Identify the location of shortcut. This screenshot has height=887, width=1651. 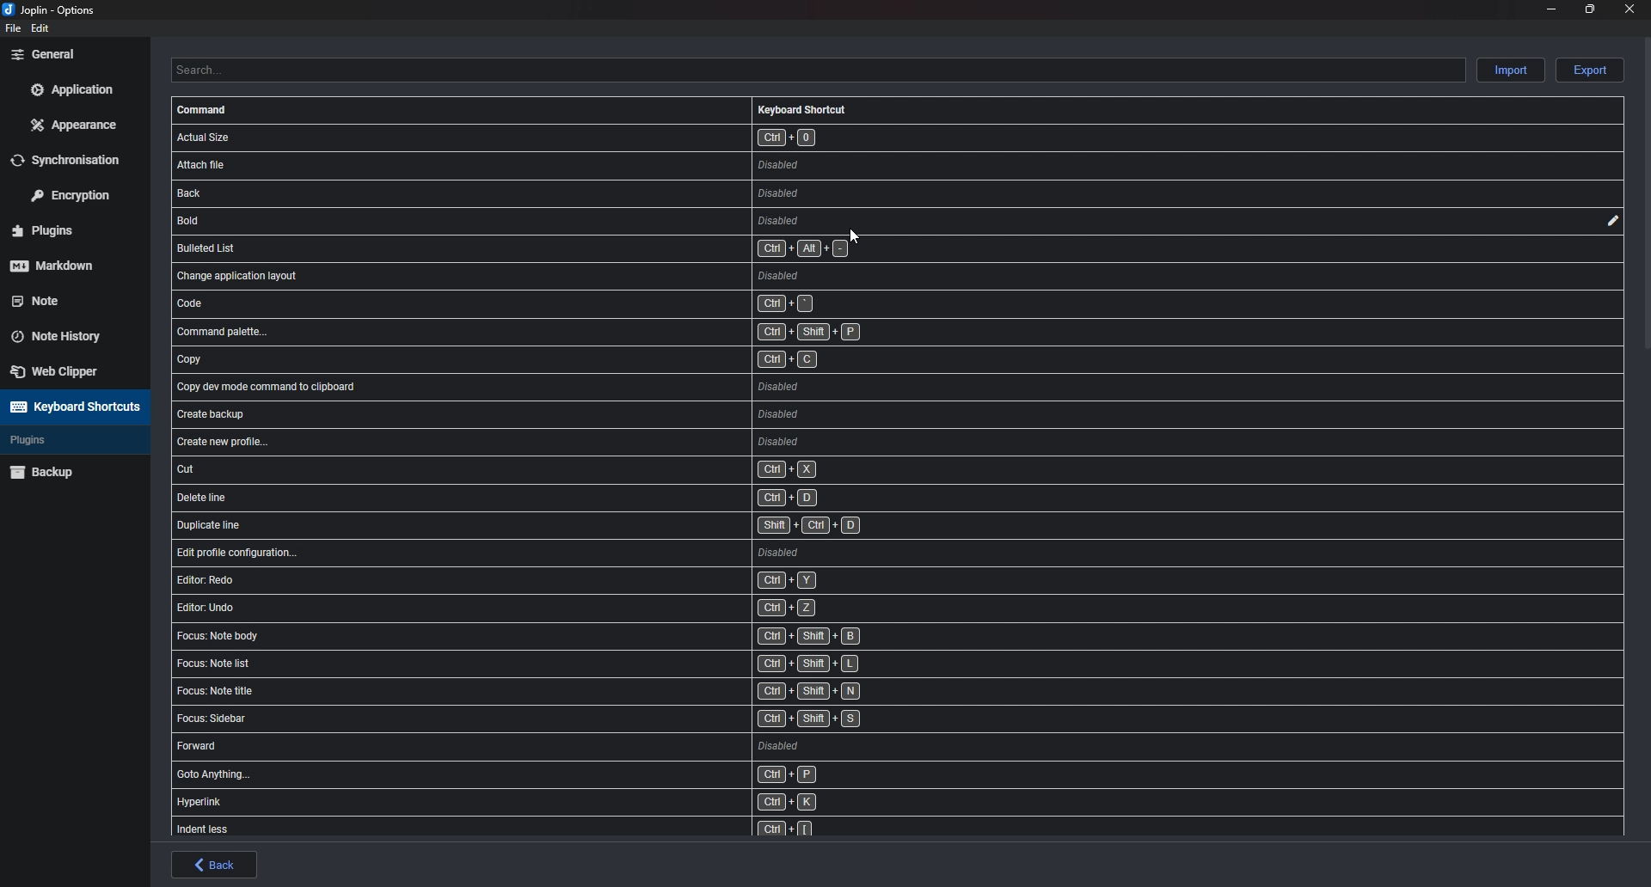
(586, 418).